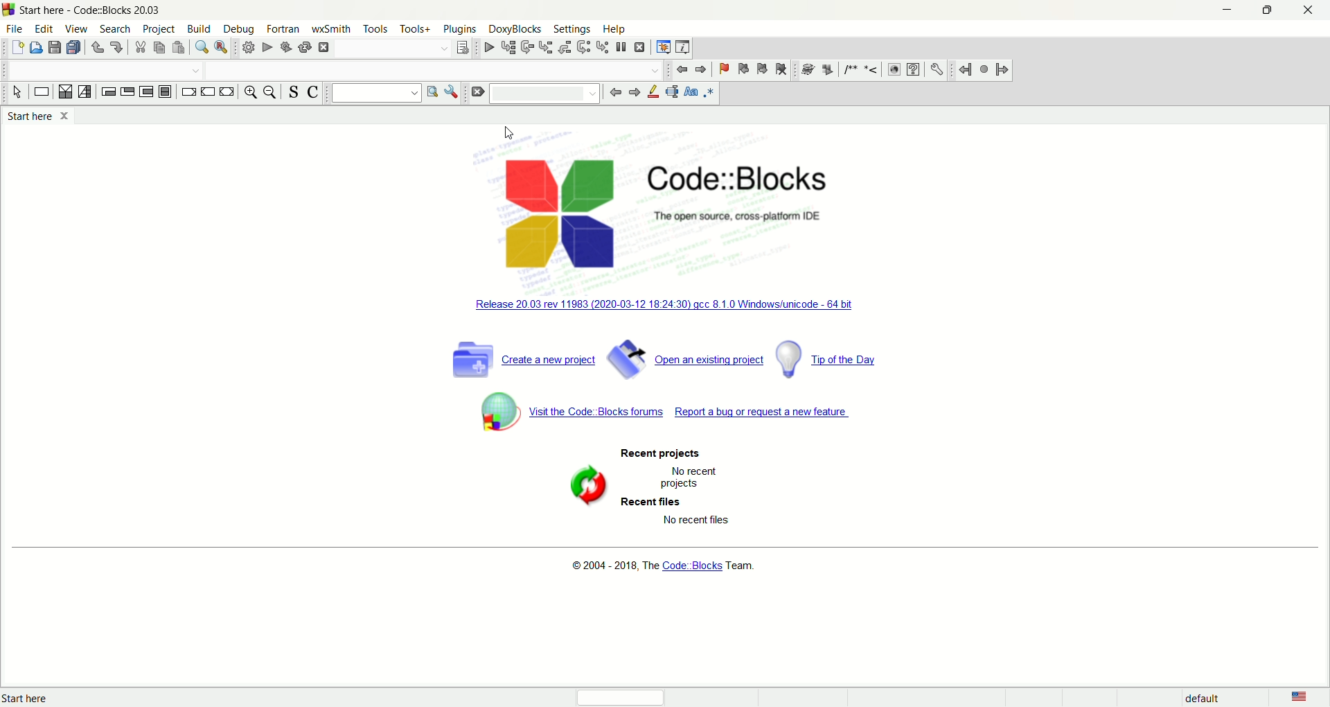 This screenshot has height=707, width=1330. I want to click on windows unicode, so click(676, 306).